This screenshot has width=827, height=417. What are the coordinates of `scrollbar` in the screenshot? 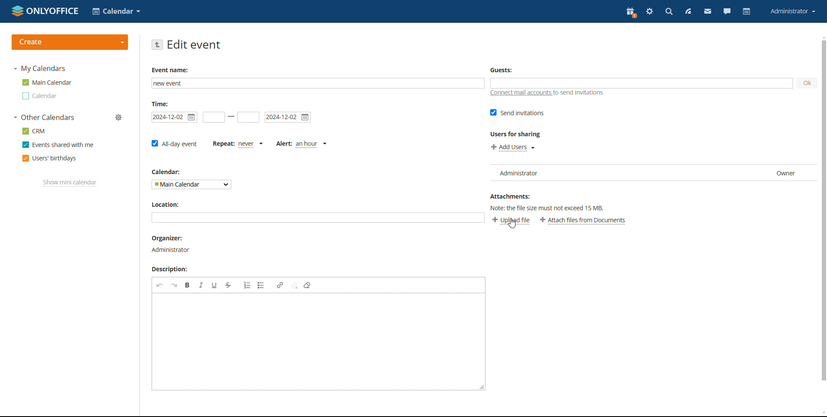 It's located at (824, 211).